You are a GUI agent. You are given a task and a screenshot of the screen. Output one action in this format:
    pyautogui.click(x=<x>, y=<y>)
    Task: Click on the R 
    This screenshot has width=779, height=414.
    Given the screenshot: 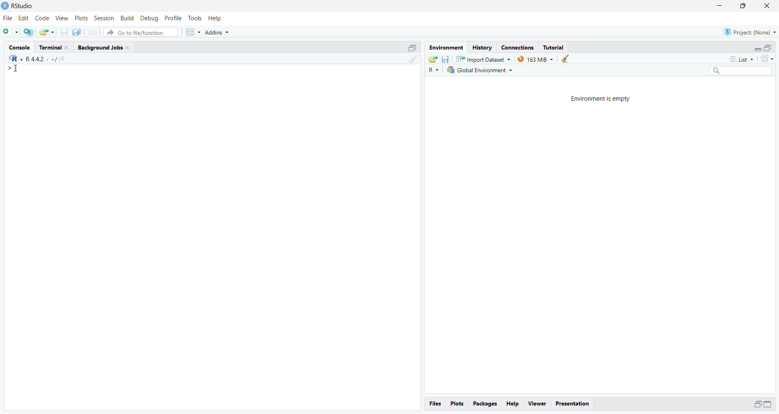 What is the action you would take?
    pyautogui.click(x=16, y=58)
    